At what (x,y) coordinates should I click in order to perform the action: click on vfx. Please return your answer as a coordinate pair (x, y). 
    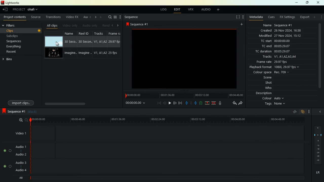
    Looking at the image, I should click on (191, 10).